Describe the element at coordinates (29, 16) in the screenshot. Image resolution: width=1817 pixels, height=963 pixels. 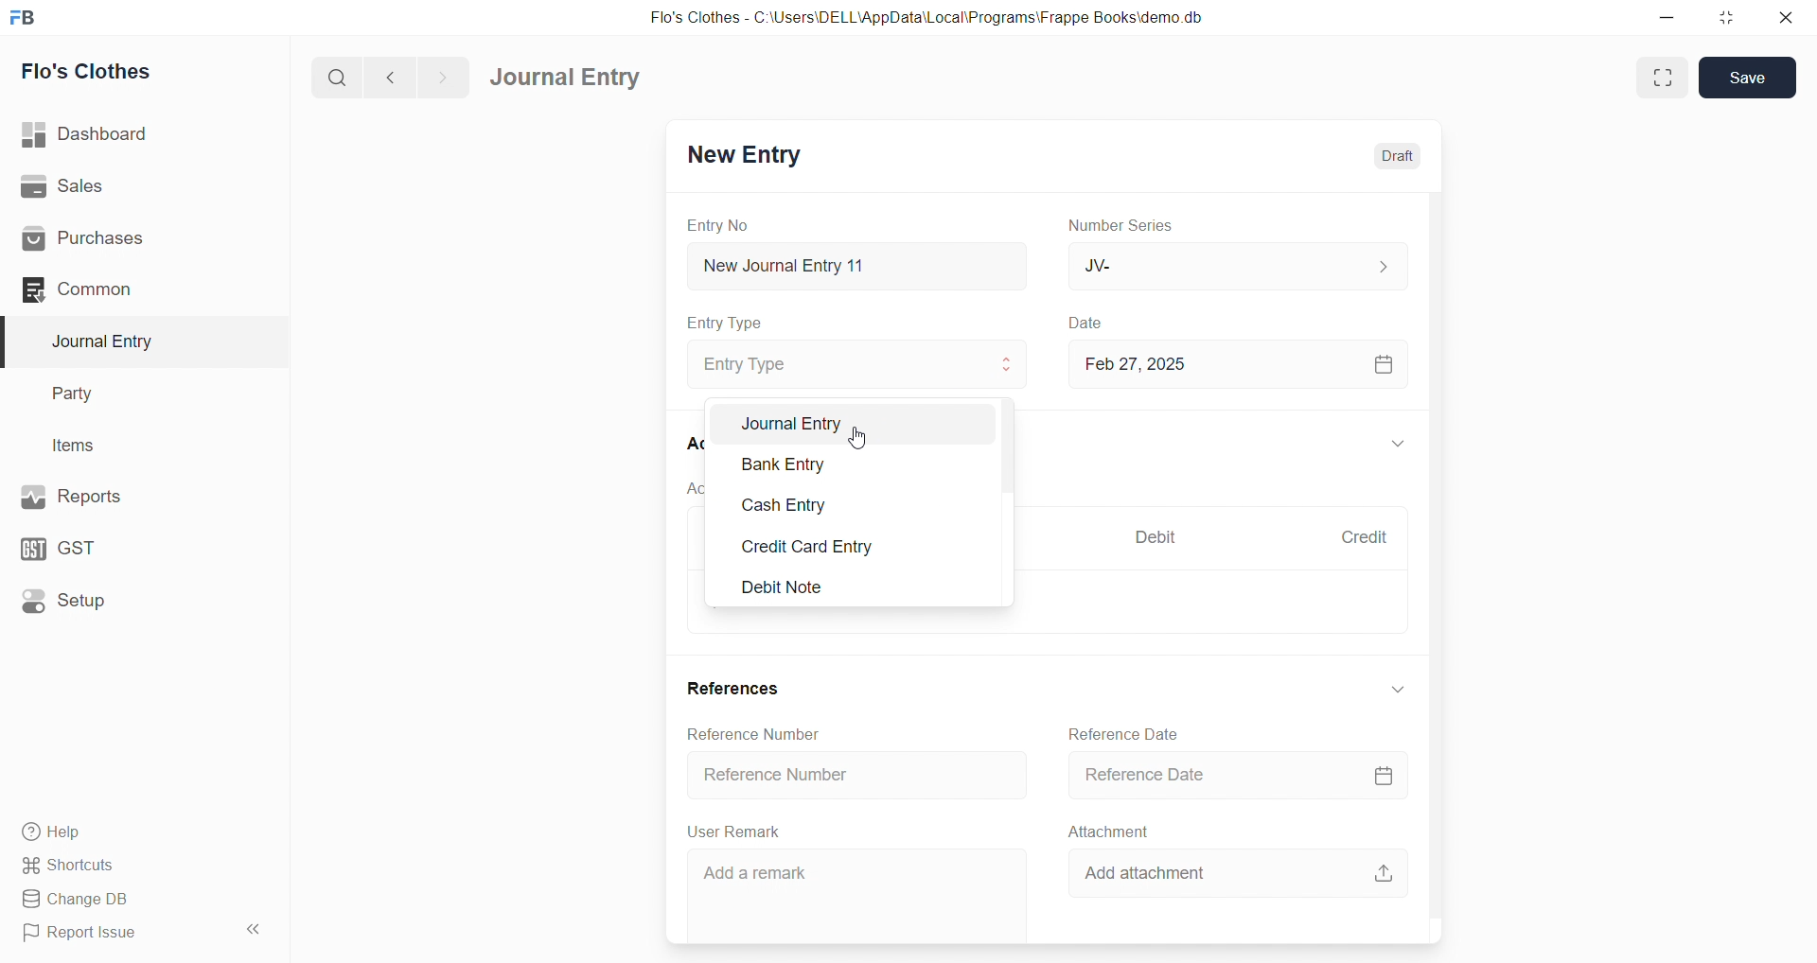
I see `logo` at that location.